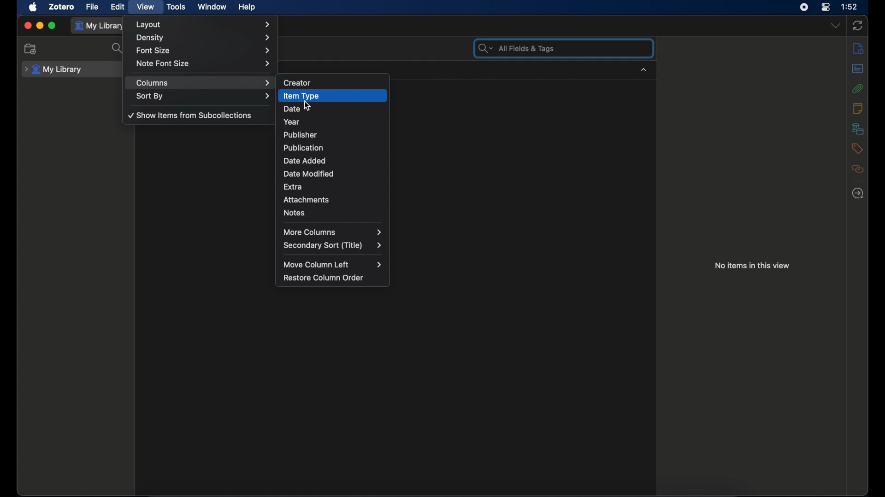 This screenshot has width=885, height=497. Describe the element at coordinates (644, 70) in the screenshot. I see `dropdown` at that location.